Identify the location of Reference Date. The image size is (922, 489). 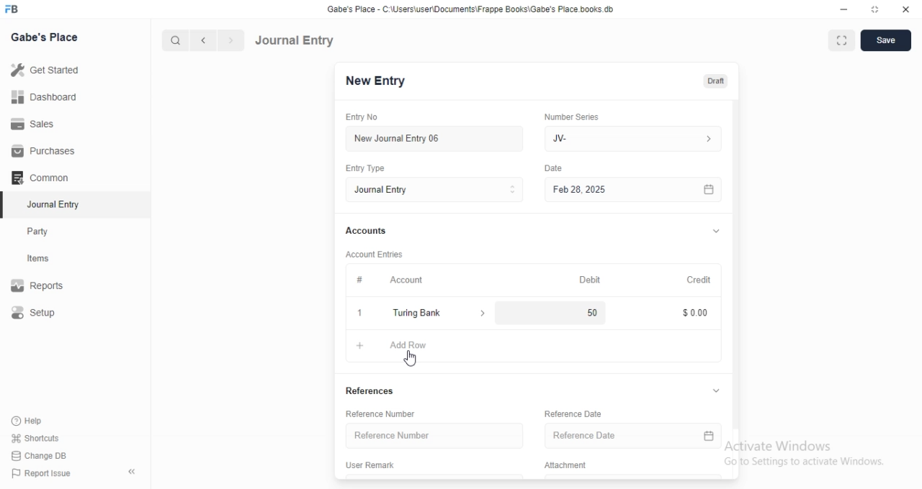
(617, 437).